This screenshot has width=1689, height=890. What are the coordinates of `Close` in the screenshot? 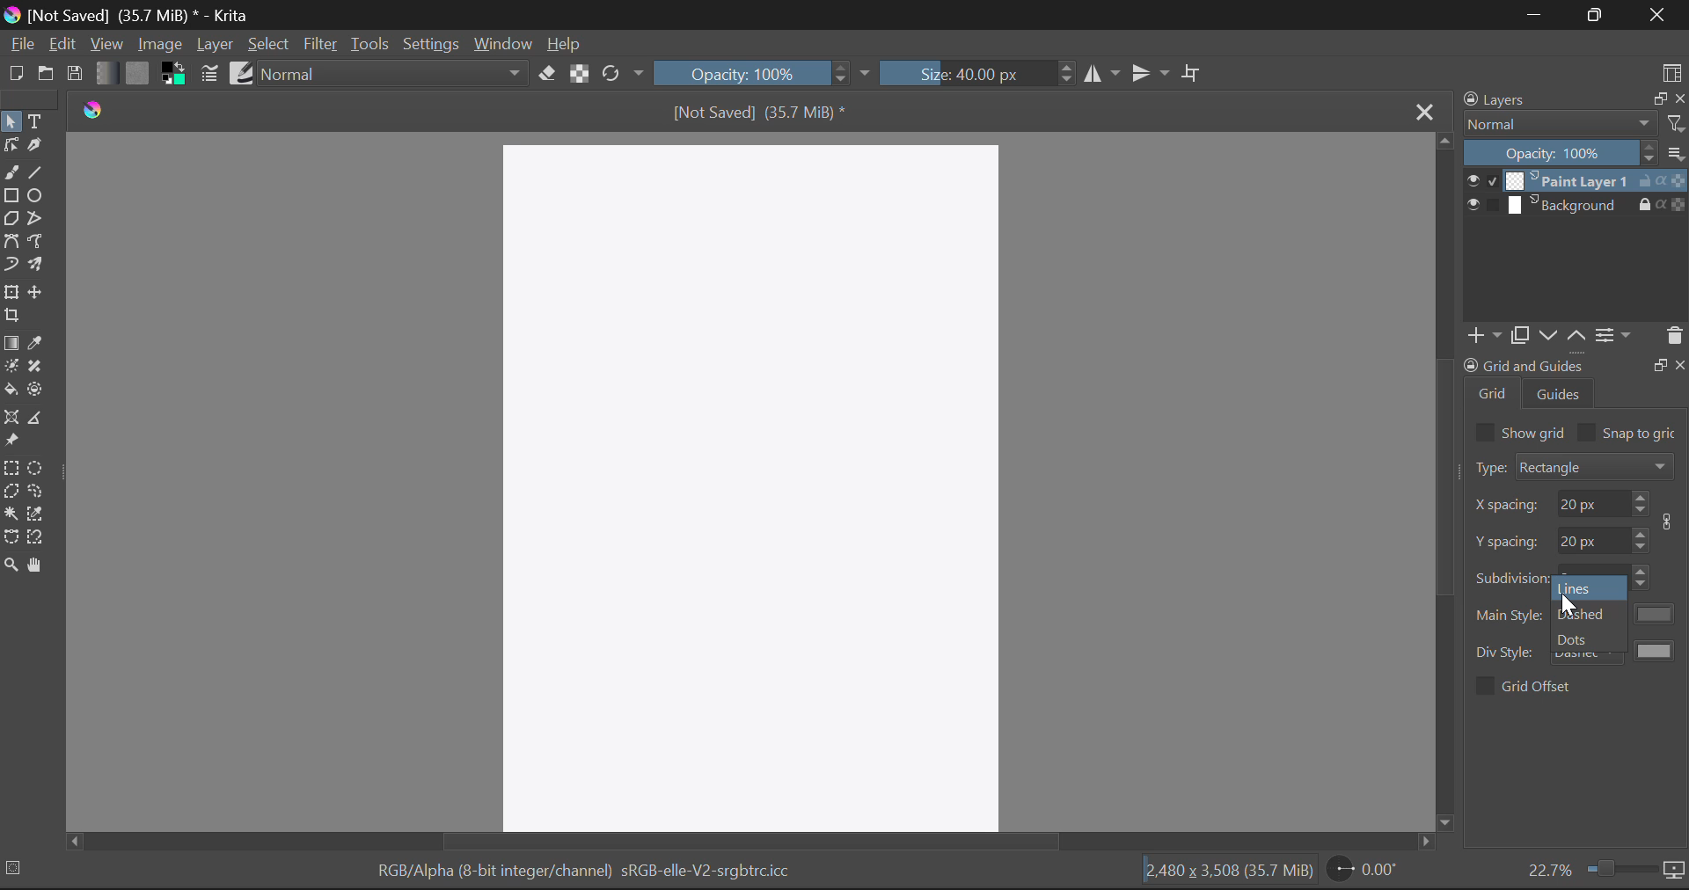 It's located at (1422, 110).